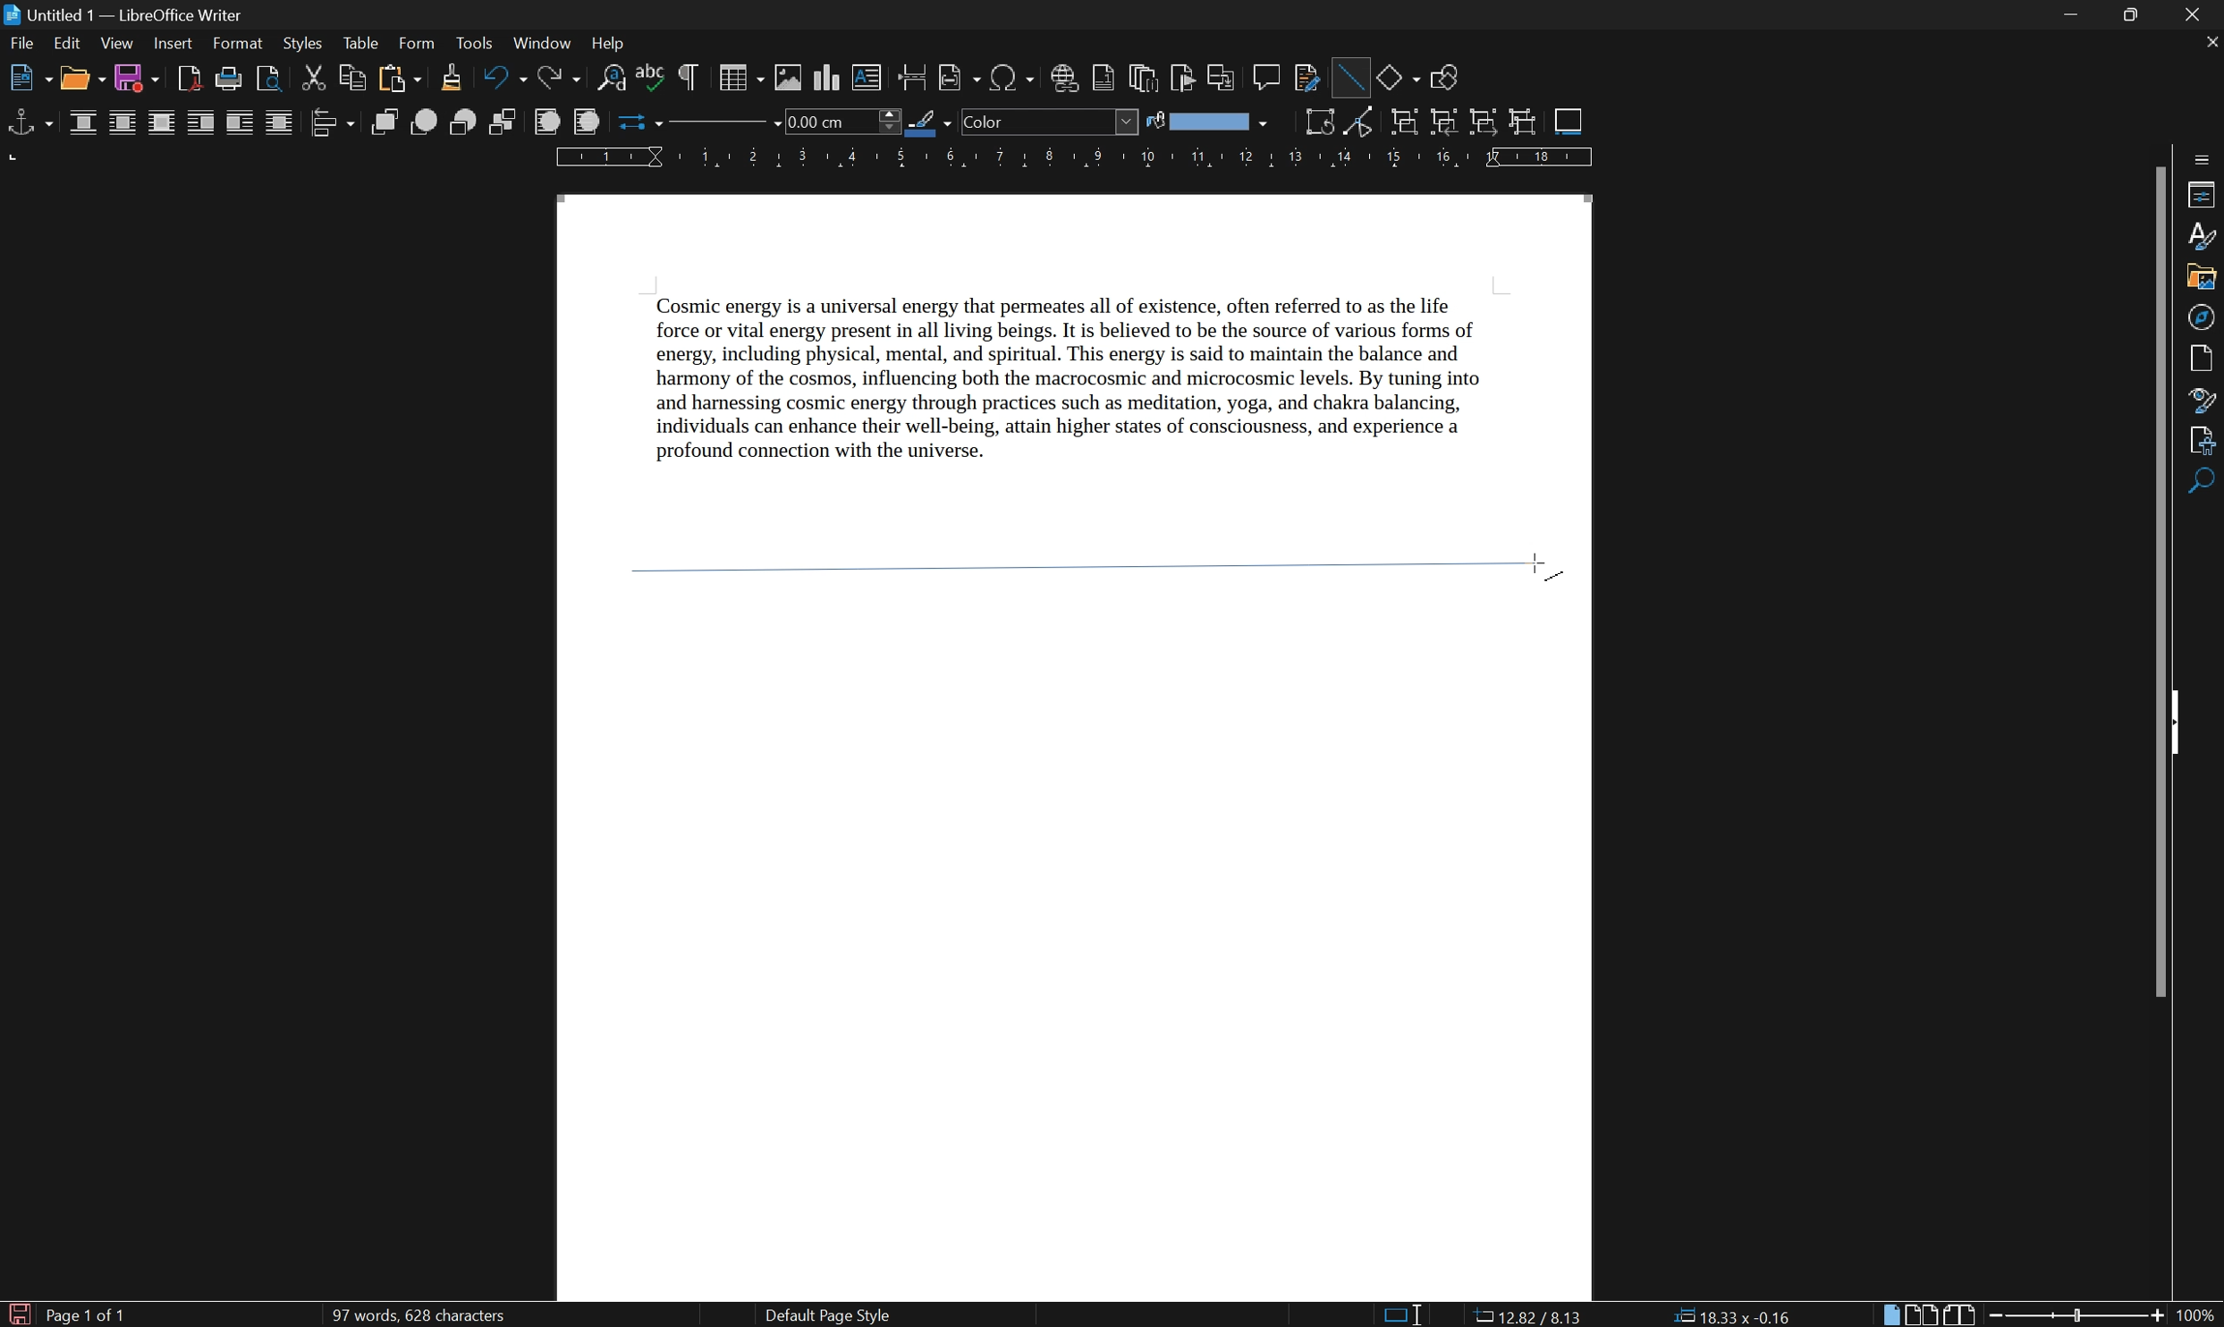 This screenshot has height=1327, width=2224. I want to click on paste, so click(397, 79).